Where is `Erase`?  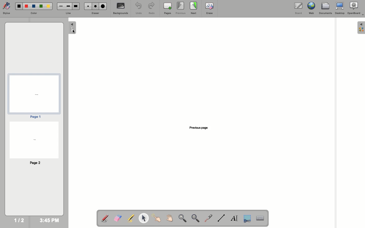 Erase is located at coordinates (209, 8).